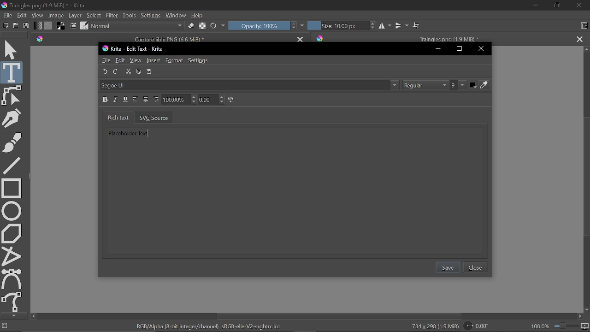 The height and width of the screenshot is (332, 590). Describe the element at coordinates (579, 5) in the screenshot. I see `Close` at that location.